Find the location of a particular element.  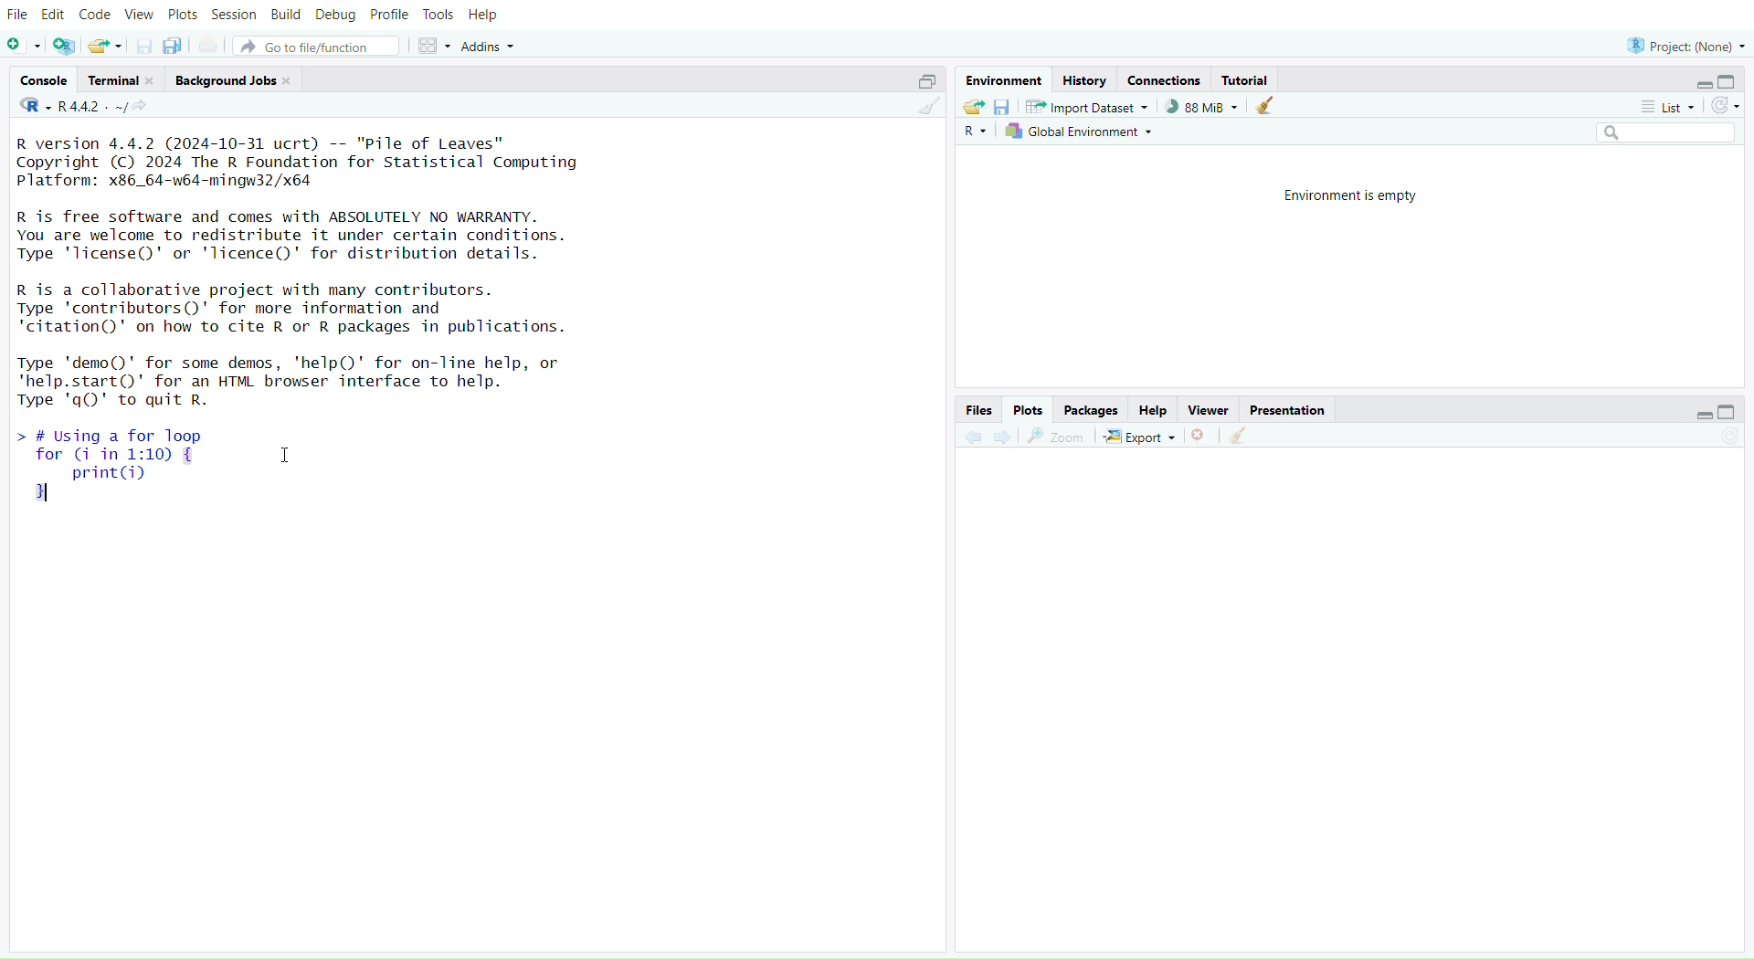

clear object is located at coordinates (1265, 108).